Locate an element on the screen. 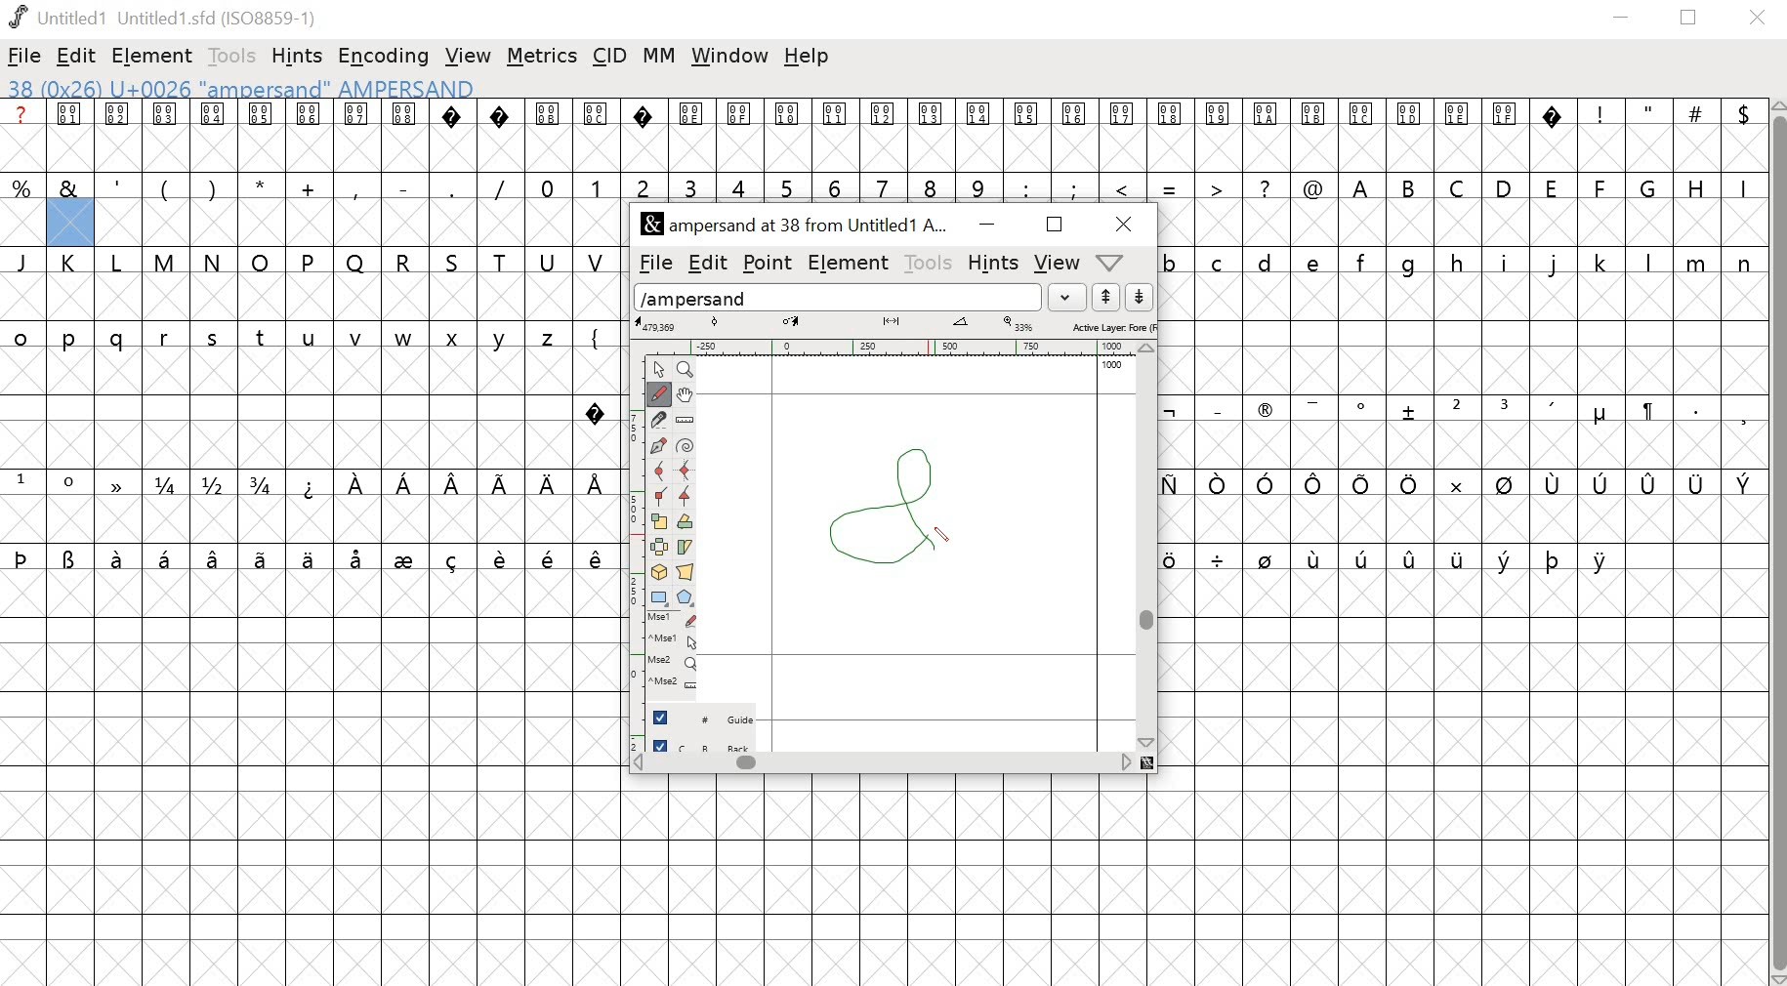  distance between points is located at coordinates (893, 323).